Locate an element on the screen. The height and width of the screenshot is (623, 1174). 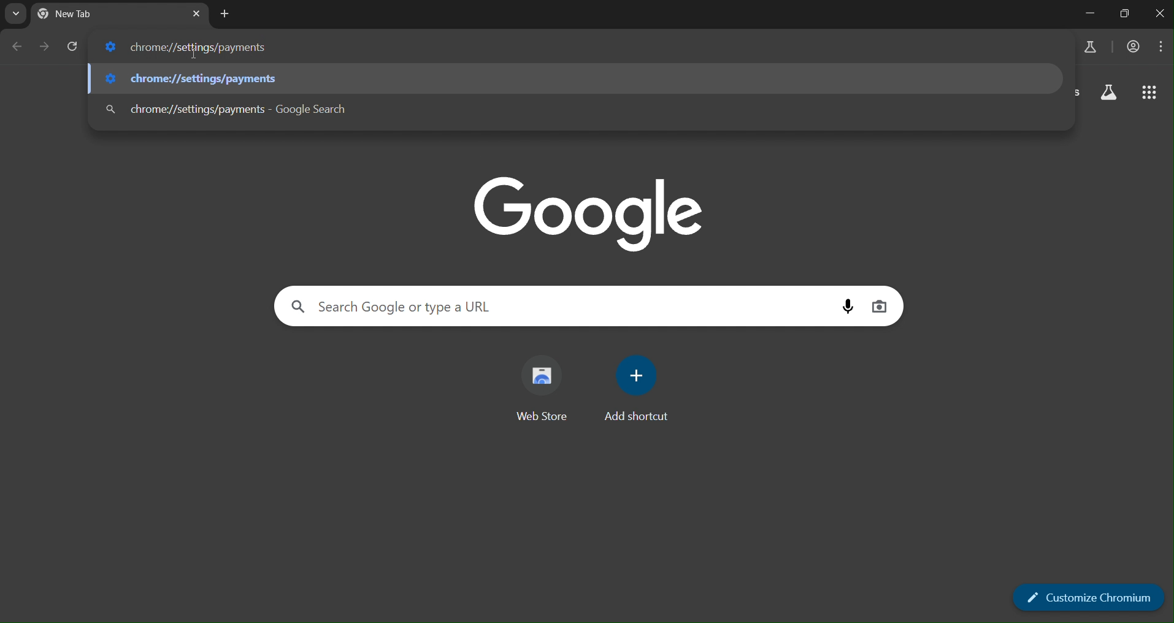
add shortcut is located at coordinates (639, 389).